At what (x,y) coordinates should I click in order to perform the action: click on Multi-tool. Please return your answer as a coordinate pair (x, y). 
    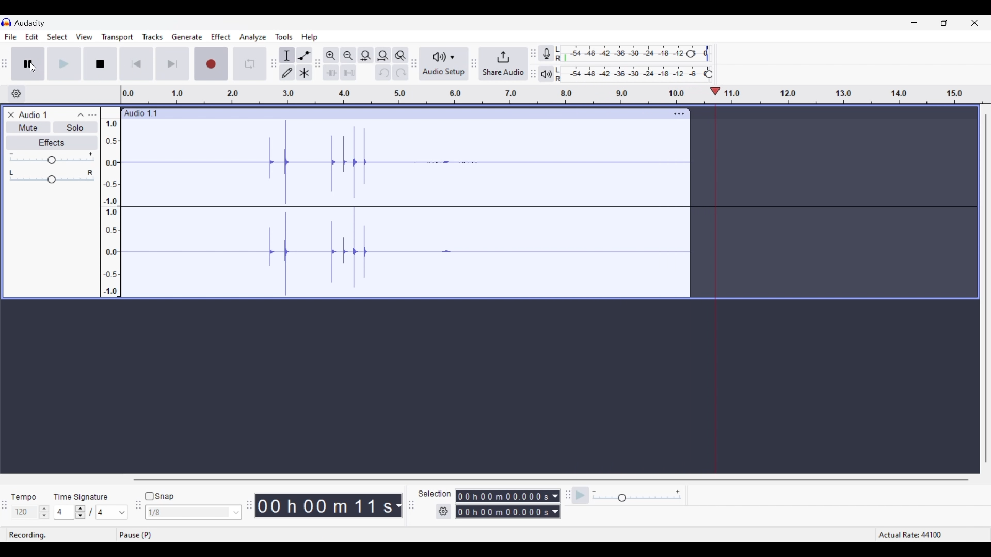
    Looking at the image, I should click on (305, 73).